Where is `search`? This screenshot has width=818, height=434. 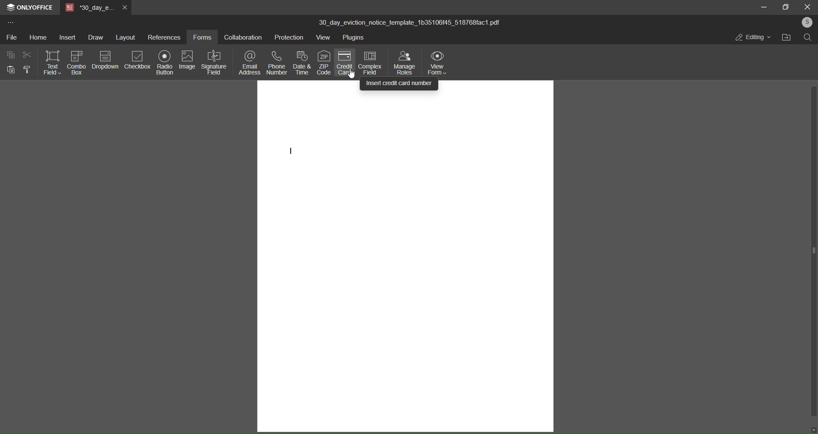
search is located at coordinates (808, 38).